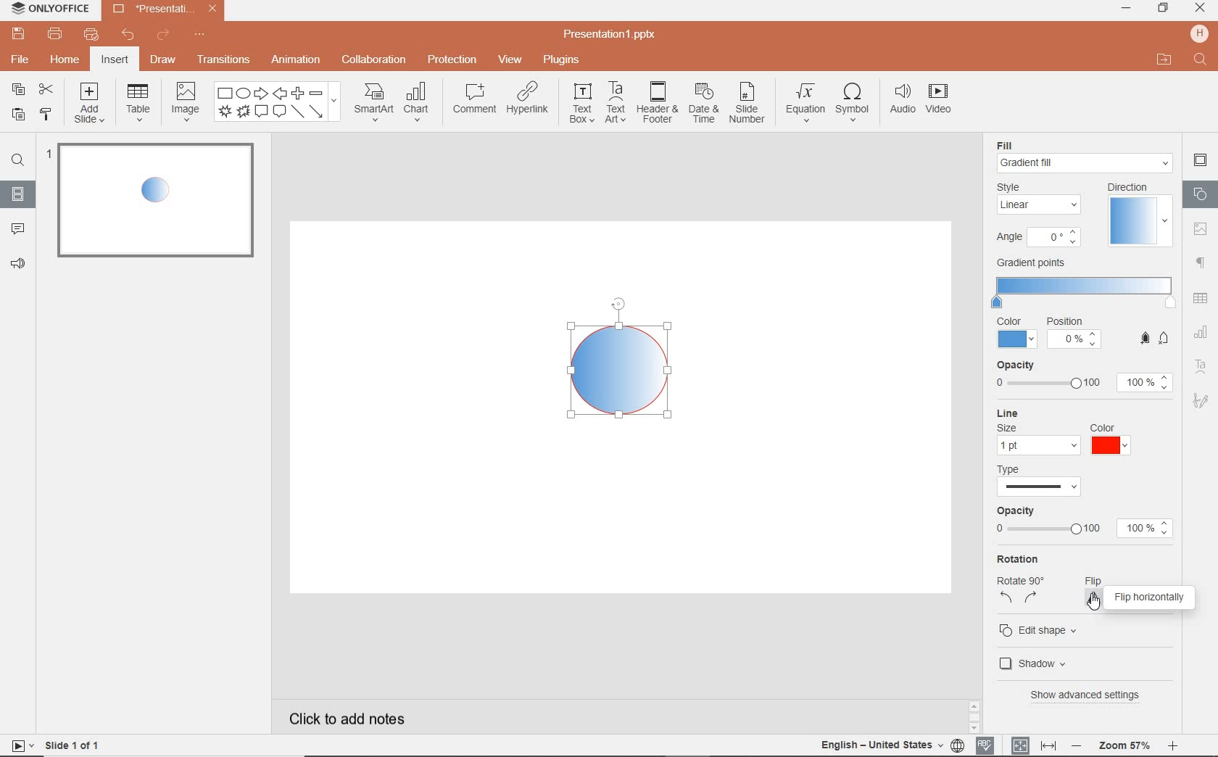 This screenshot has width=1218, height=757. What do you see at coordinates (1095, 597) in the screenshot?
I see `vertical` at bounding box center [1095, 597].